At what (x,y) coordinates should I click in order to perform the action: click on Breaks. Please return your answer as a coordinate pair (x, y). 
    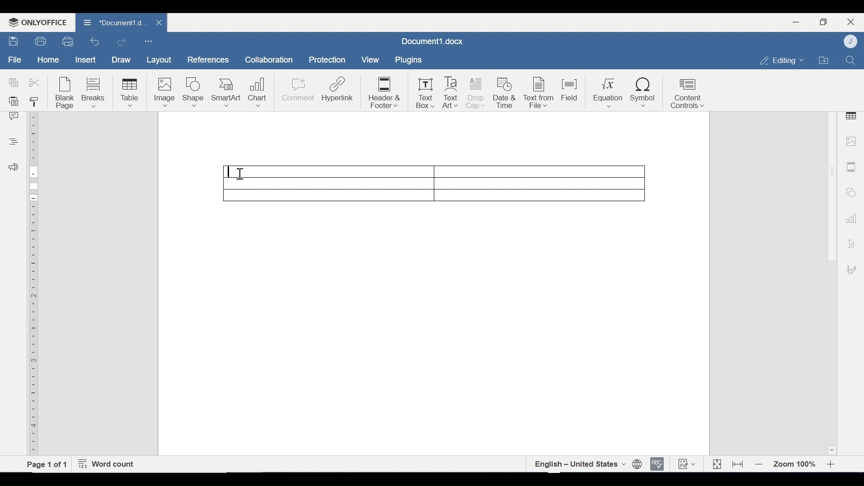
    Looking at the image, I should click on (95, 92).